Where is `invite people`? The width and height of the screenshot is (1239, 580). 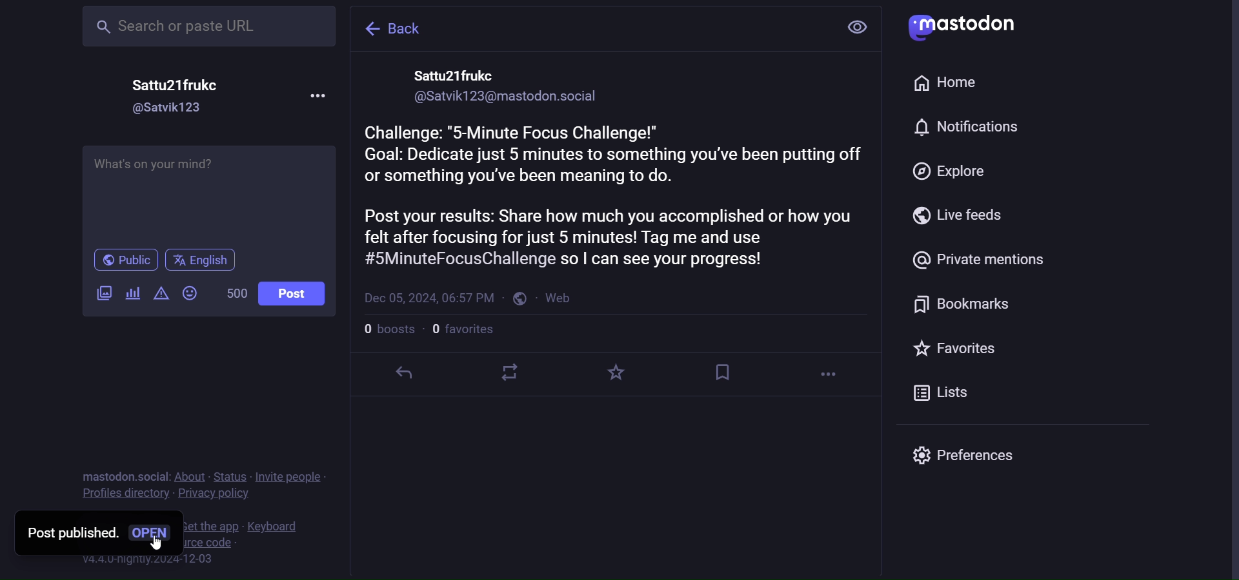
invite people is located at coordinates (293, 476).